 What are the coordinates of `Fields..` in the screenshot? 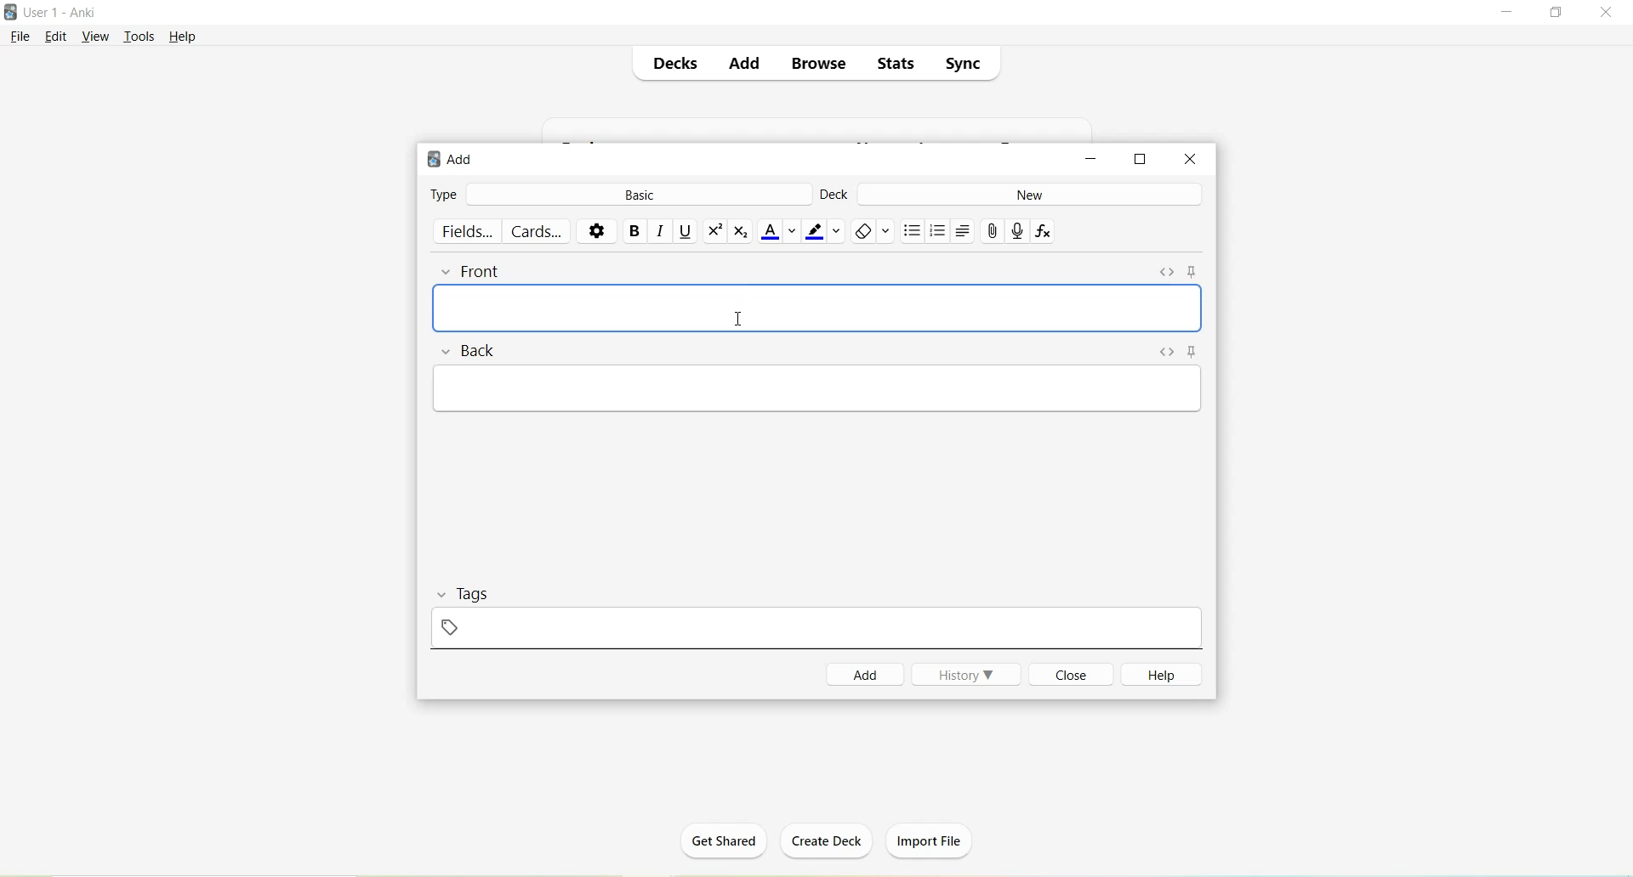 It's located at (468, 231).